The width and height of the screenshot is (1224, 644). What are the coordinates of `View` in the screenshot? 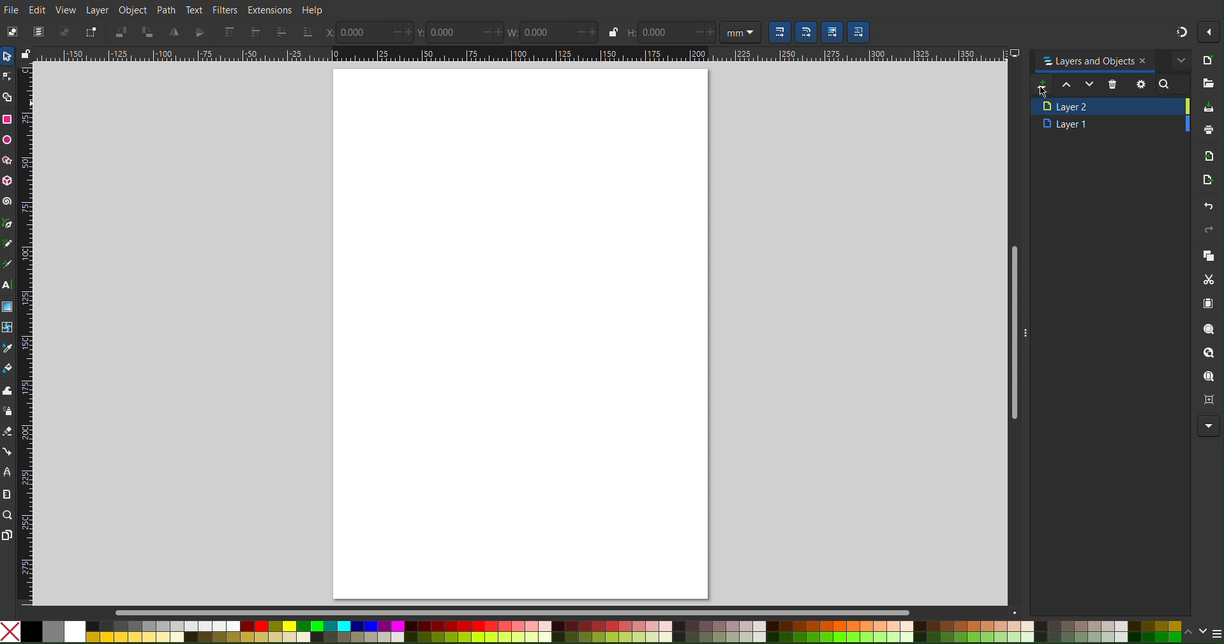 It's located at (65, 9).